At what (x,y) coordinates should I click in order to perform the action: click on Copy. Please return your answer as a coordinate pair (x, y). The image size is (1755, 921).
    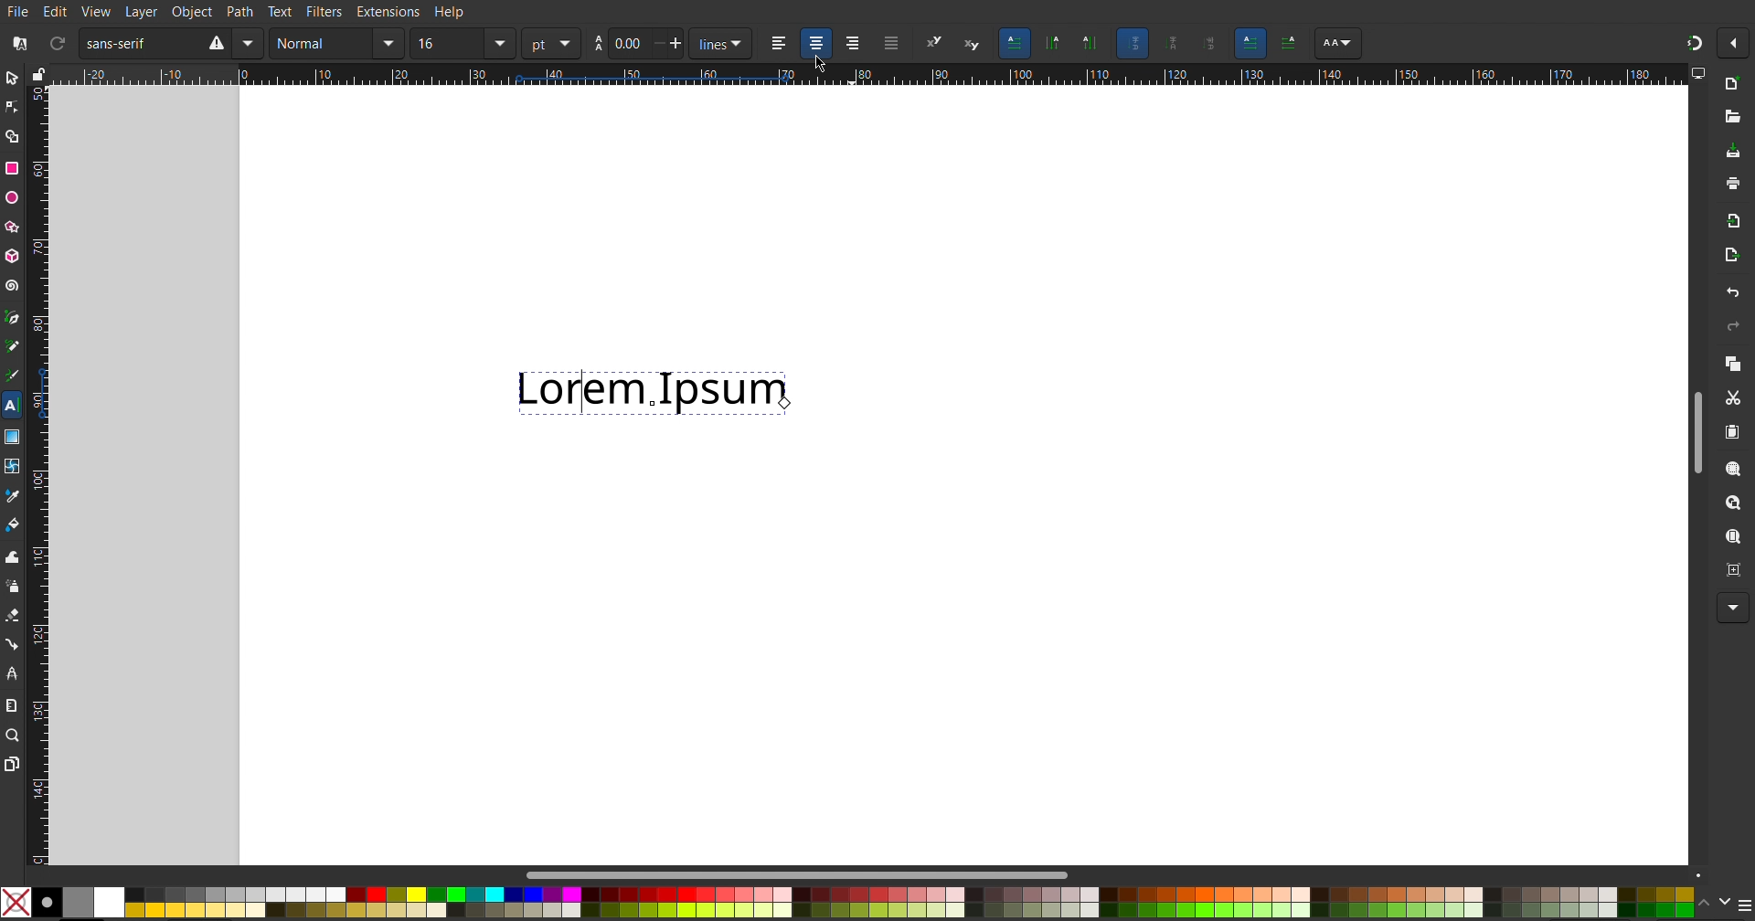
    Looking at the image, I should click on (1734, 365).